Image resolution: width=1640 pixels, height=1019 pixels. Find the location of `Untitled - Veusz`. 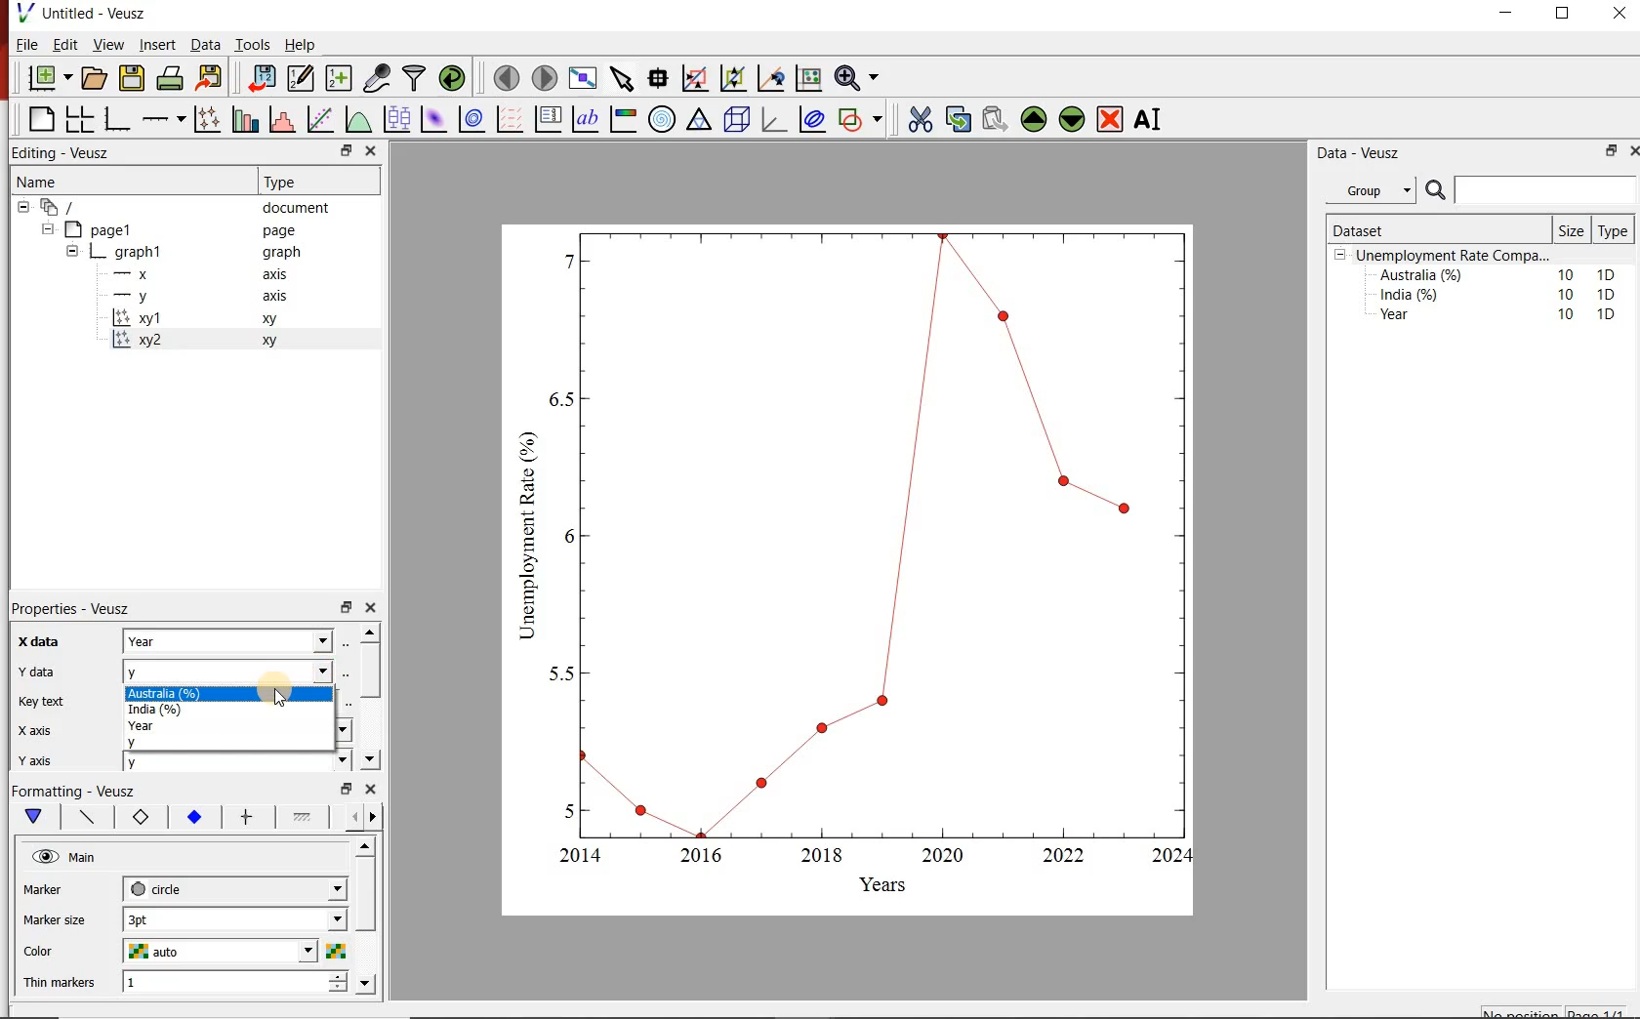

Untitled - Veusz is located at coordinates (80, 12).